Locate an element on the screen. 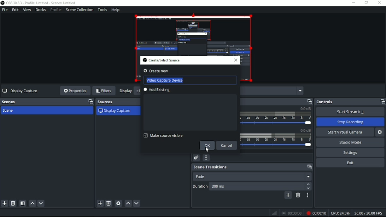  Desktop Audio Slidder is located at coordinates (275, 116).